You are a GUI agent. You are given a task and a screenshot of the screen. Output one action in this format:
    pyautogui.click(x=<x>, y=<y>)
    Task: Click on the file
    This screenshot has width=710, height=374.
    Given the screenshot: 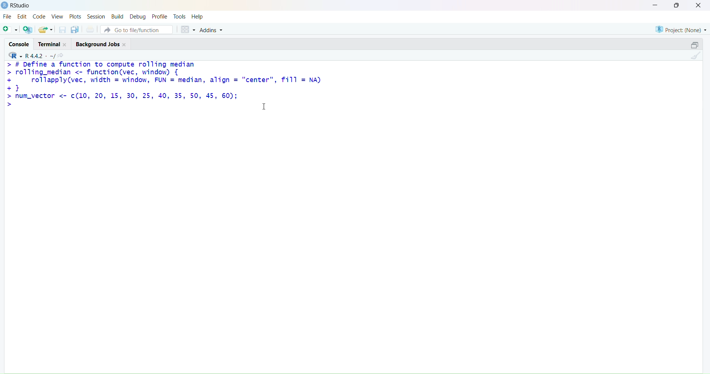 What is the action you would take?
    pyautogui.click(x=7, y=16)
    